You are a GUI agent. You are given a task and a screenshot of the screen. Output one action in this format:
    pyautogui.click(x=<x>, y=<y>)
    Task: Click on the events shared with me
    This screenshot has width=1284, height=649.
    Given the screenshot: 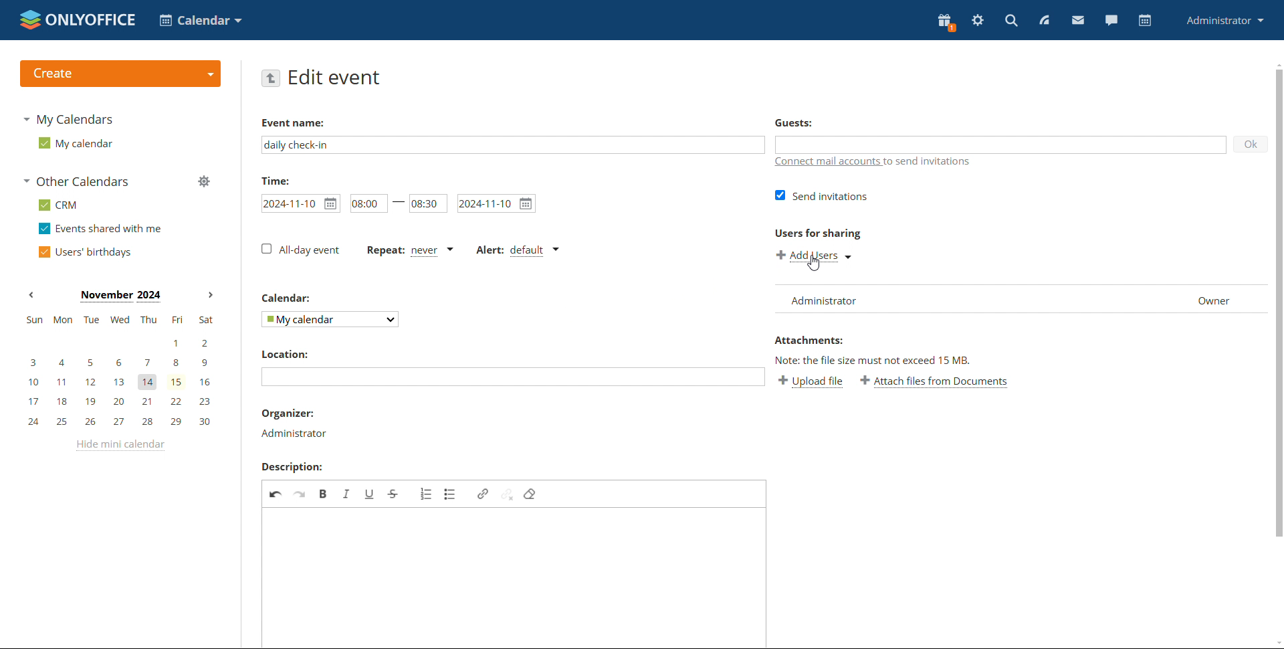 What is the action you would take?
    pyautogui.click(x=100, y=229)
    